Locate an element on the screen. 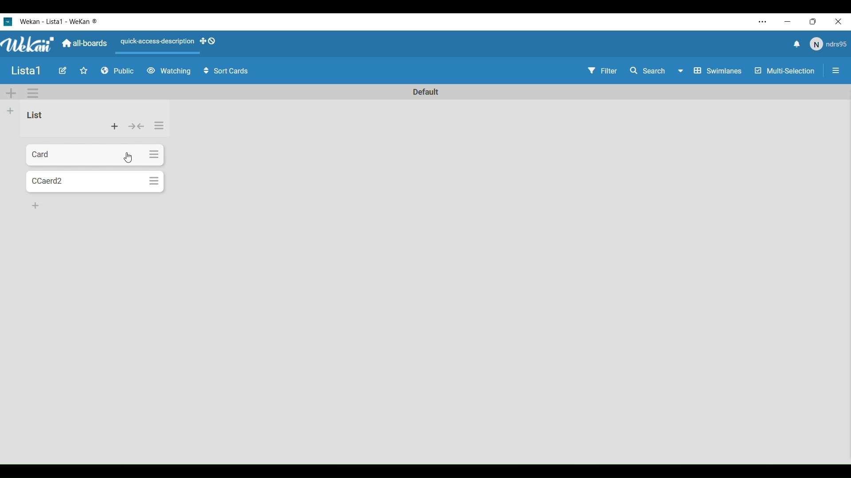  Add is located at coordinates (11, 93).